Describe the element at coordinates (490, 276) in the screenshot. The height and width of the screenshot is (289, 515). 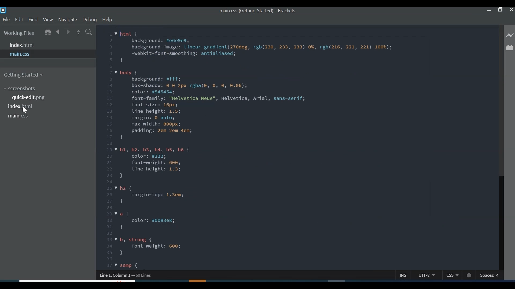
I see `Spaces` at that location.